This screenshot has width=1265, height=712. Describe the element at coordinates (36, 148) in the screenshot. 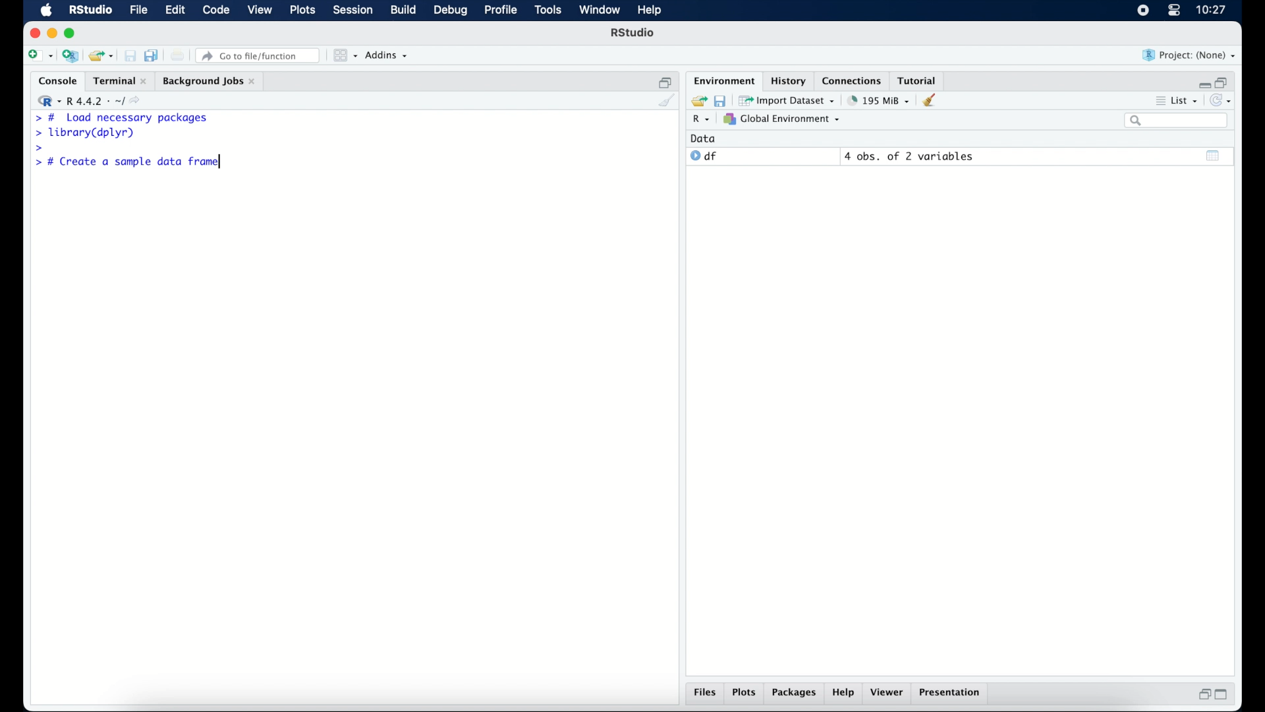

I see `command prompt` at that location.